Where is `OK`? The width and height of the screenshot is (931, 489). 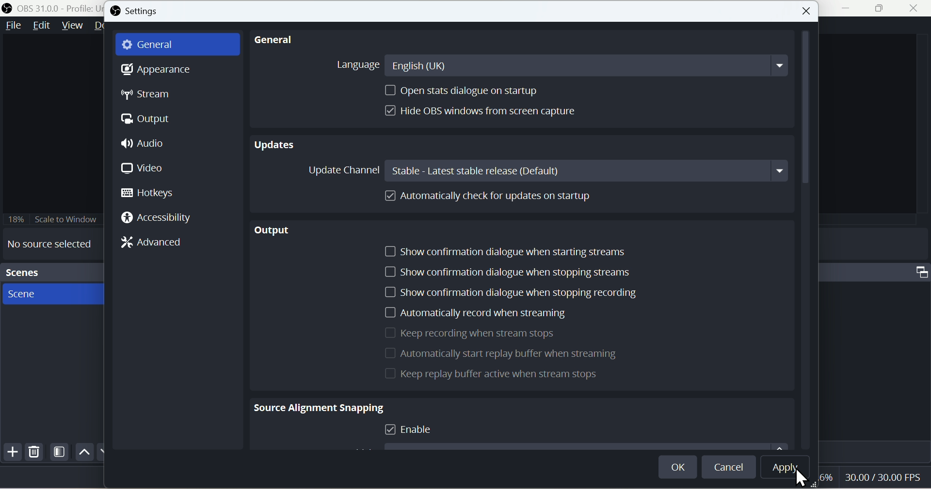
OK is located at coordinates (678, 467).